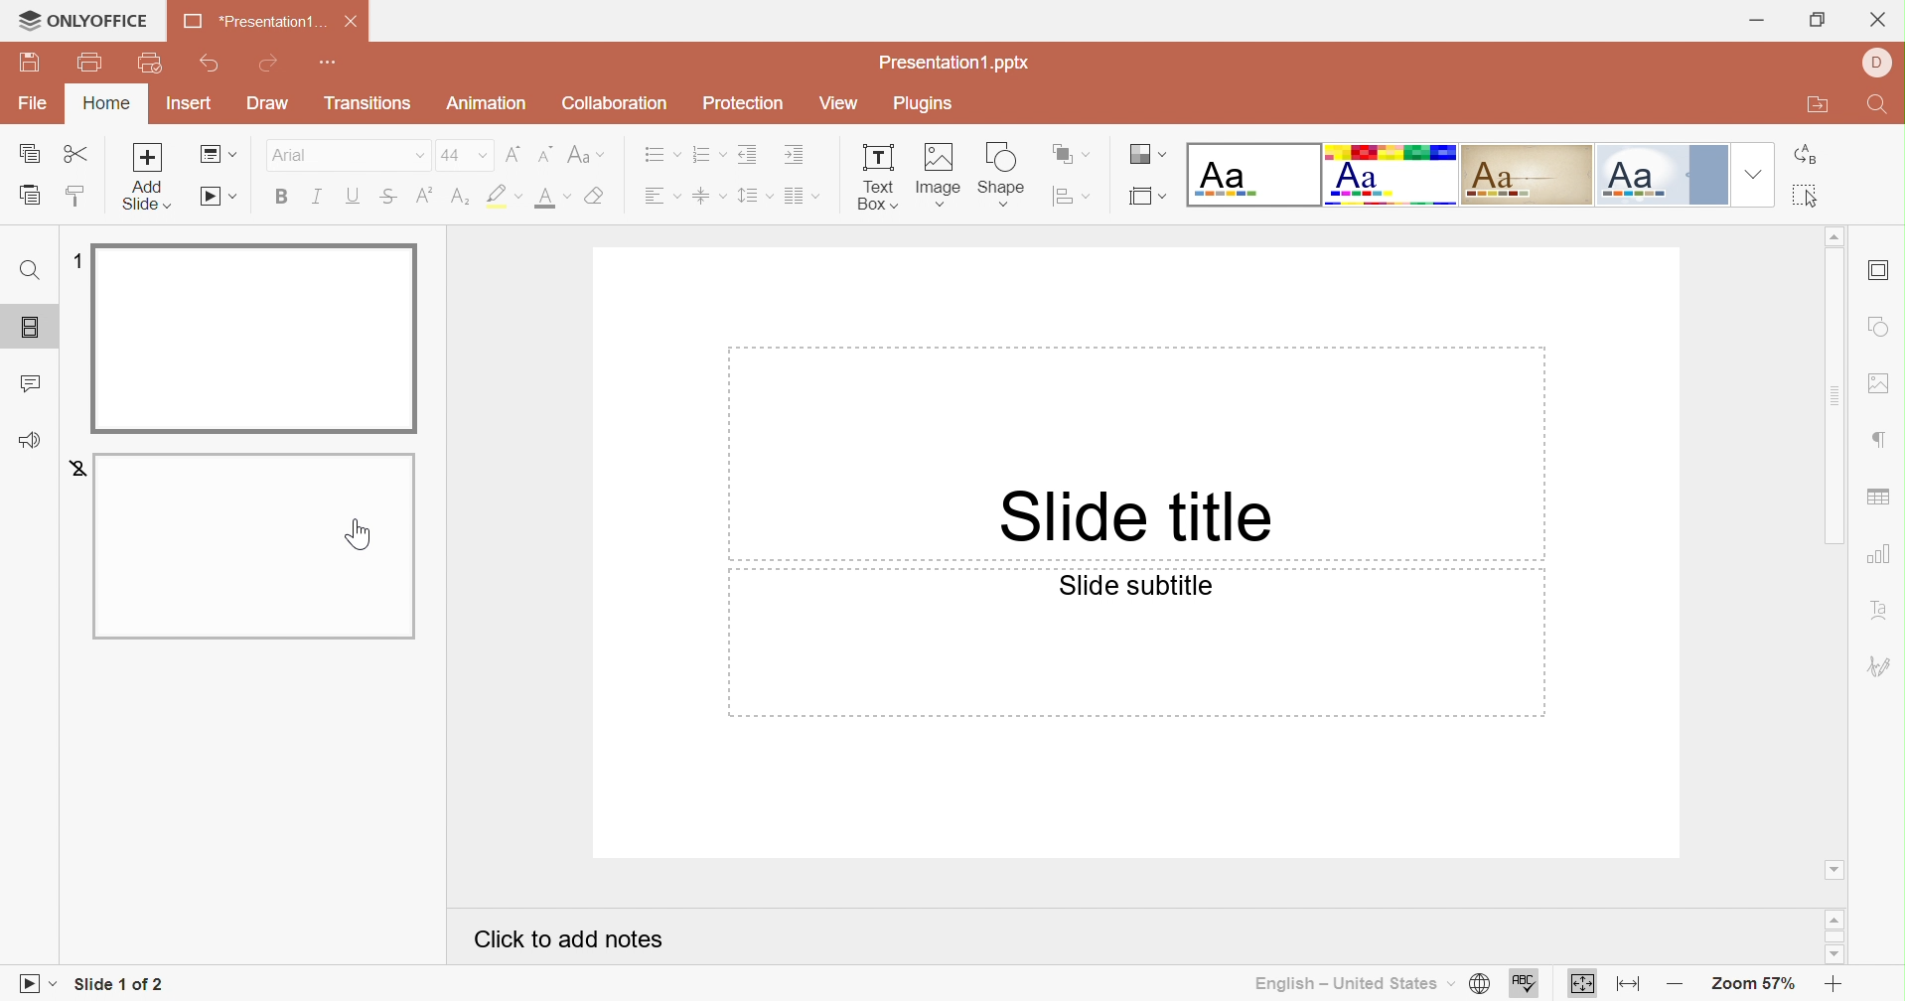  What do you see at coordinates (1886, 612) in the screenshot?
I see `Text art settings` at bounding box center [1886, 612].